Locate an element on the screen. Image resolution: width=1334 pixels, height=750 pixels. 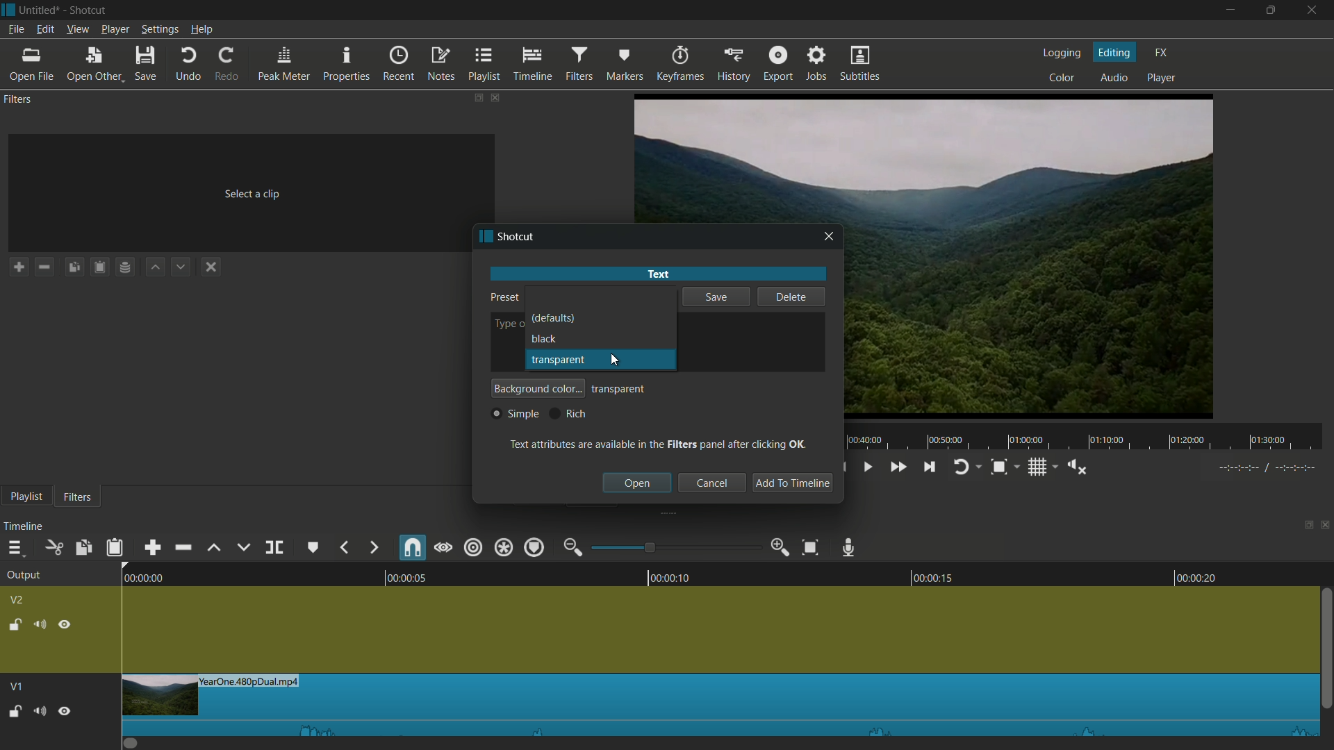
peak meter is located at coordinates (284, 65).